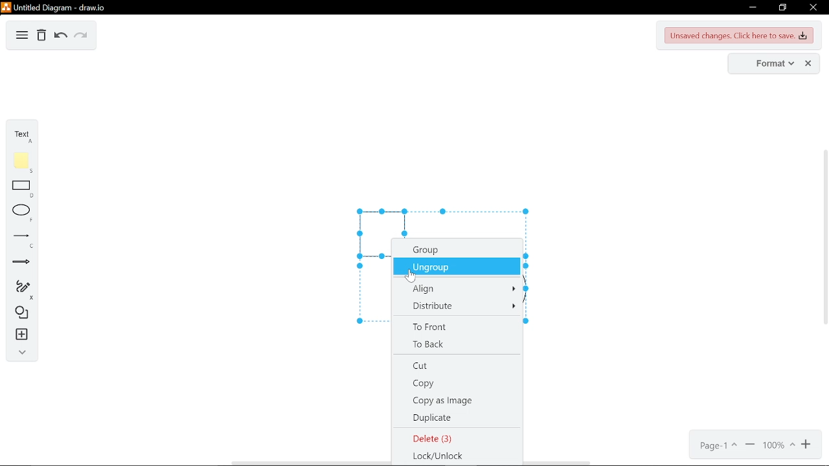 The height and width of the screenshot is (466, 829). I want to click on undo, so click(60, 37).